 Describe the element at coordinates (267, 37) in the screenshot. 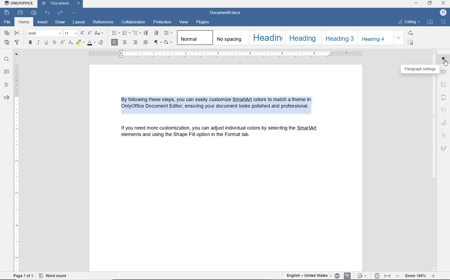

I see `heading 1` at that location.